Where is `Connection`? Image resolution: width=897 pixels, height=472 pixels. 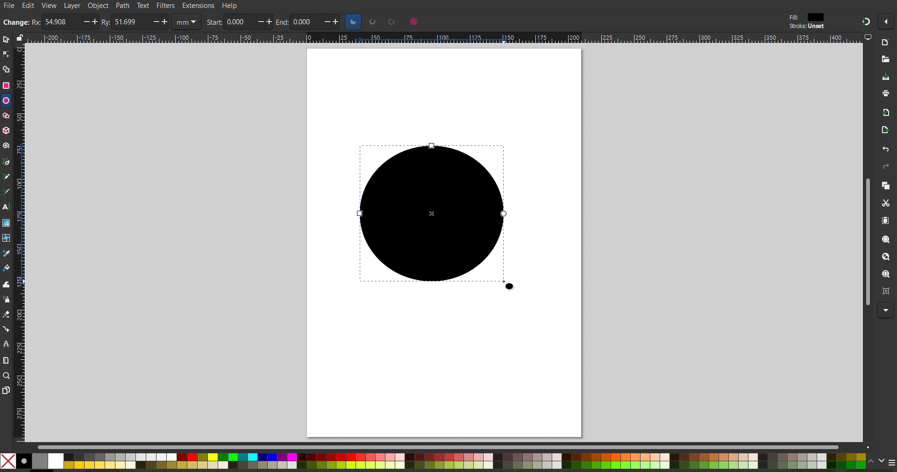 Connection is located at coordinates (6, 329).